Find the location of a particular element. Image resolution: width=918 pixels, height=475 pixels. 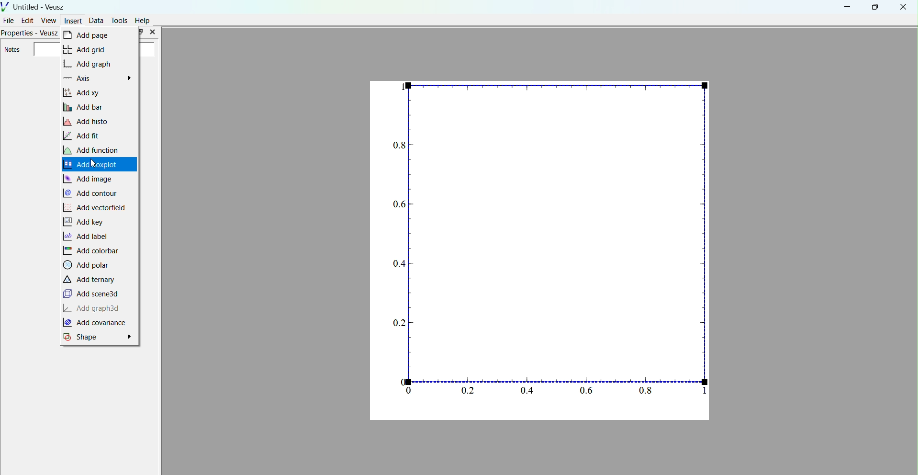

Add graph3d is located at coordinates (92, 308).